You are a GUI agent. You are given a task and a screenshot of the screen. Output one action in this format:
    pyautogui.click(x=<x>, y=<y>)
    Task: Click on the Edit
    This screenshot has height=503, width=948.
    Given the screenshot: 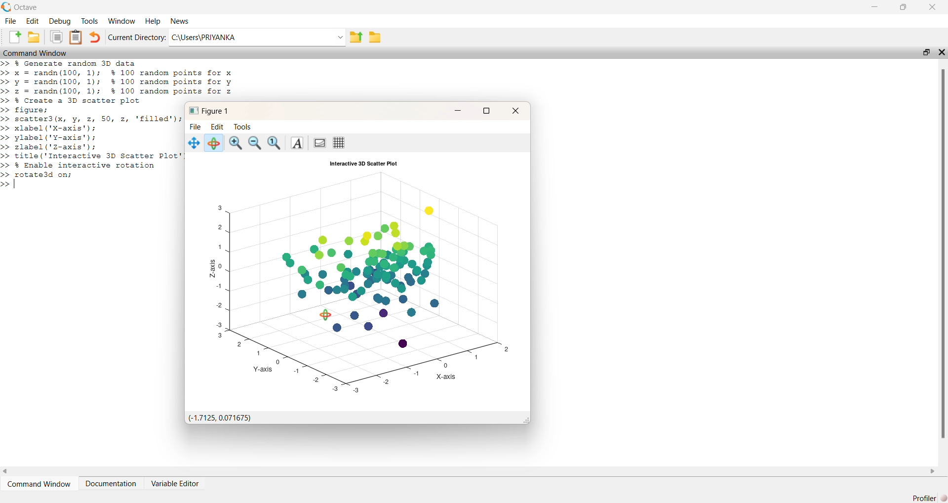 What is the action you would take?
    pyautogui.click(x=32, y=21)
    